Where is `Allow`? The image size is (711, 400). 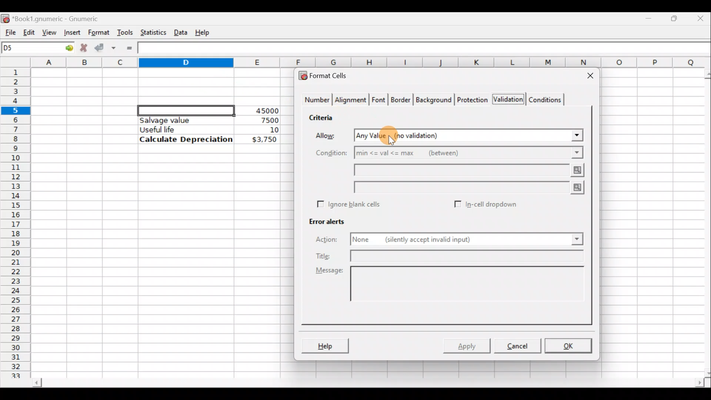 Allow is located at coordinates (328, 134).